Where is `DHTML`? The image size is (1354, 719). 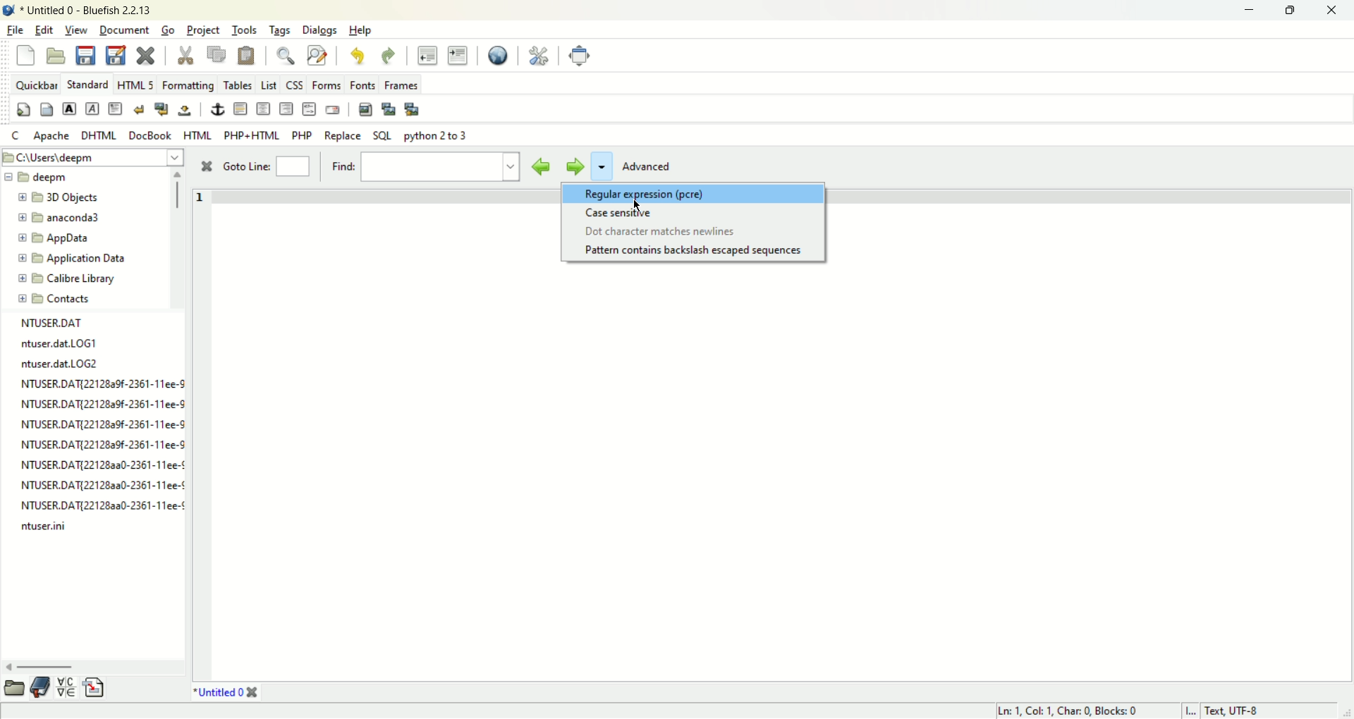 DHTML is located at coordinates (100, 135).